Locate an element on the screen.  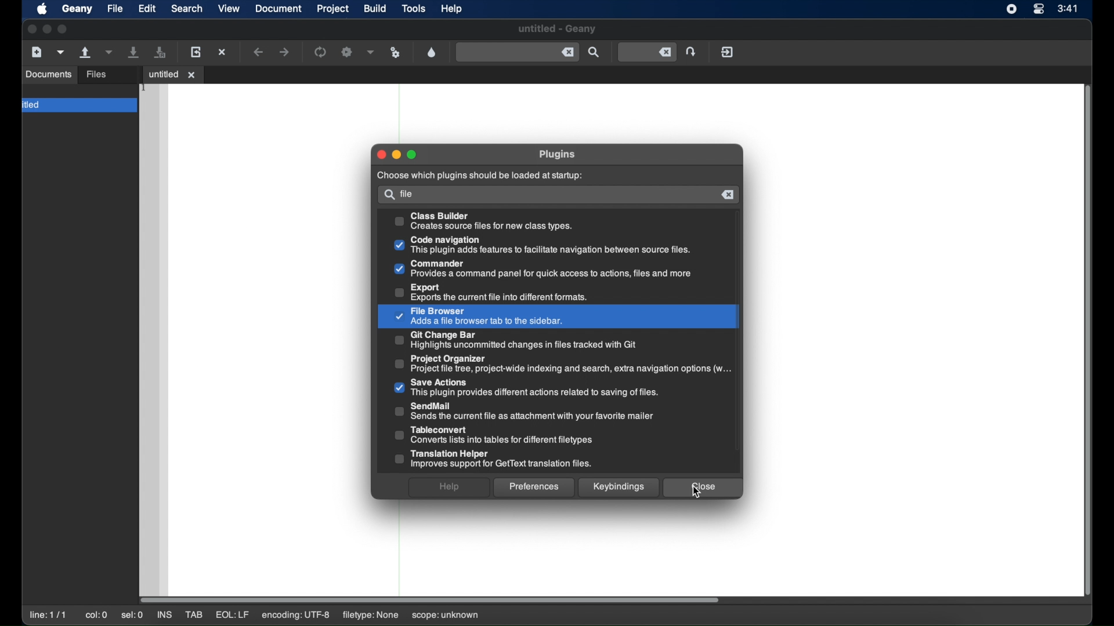
tools is located at coordinates (415, 9).